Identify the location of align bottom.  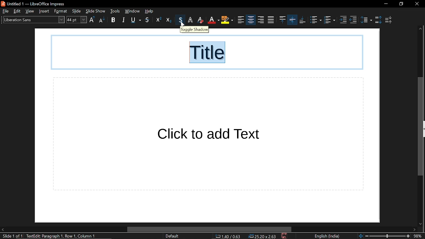
(302, 20).